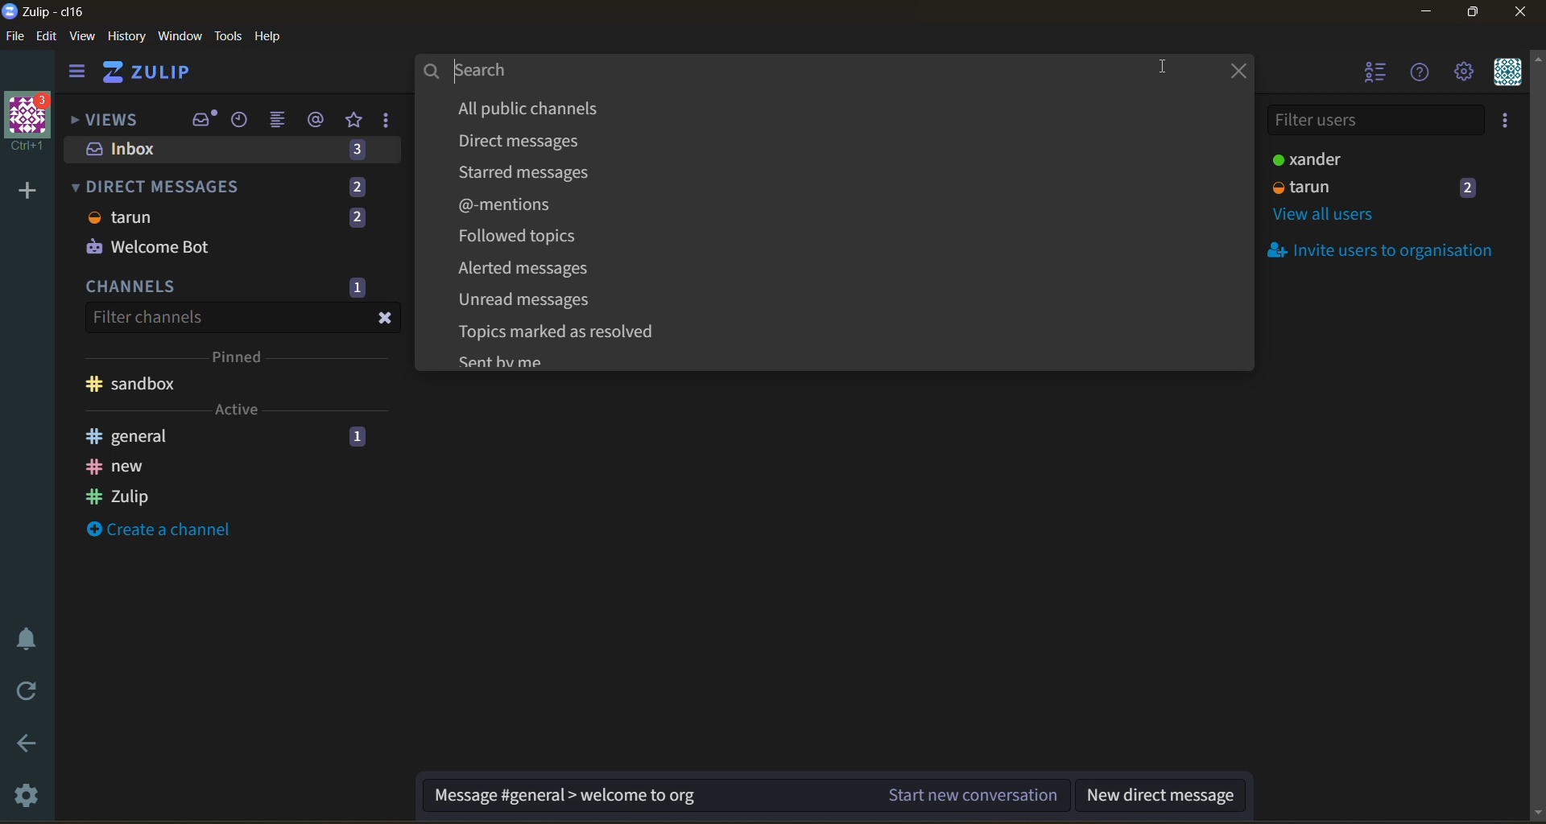  Describe the element at coordinates (564, 797) in the screenshot. I see `Message #general > welcome to org` at that location.